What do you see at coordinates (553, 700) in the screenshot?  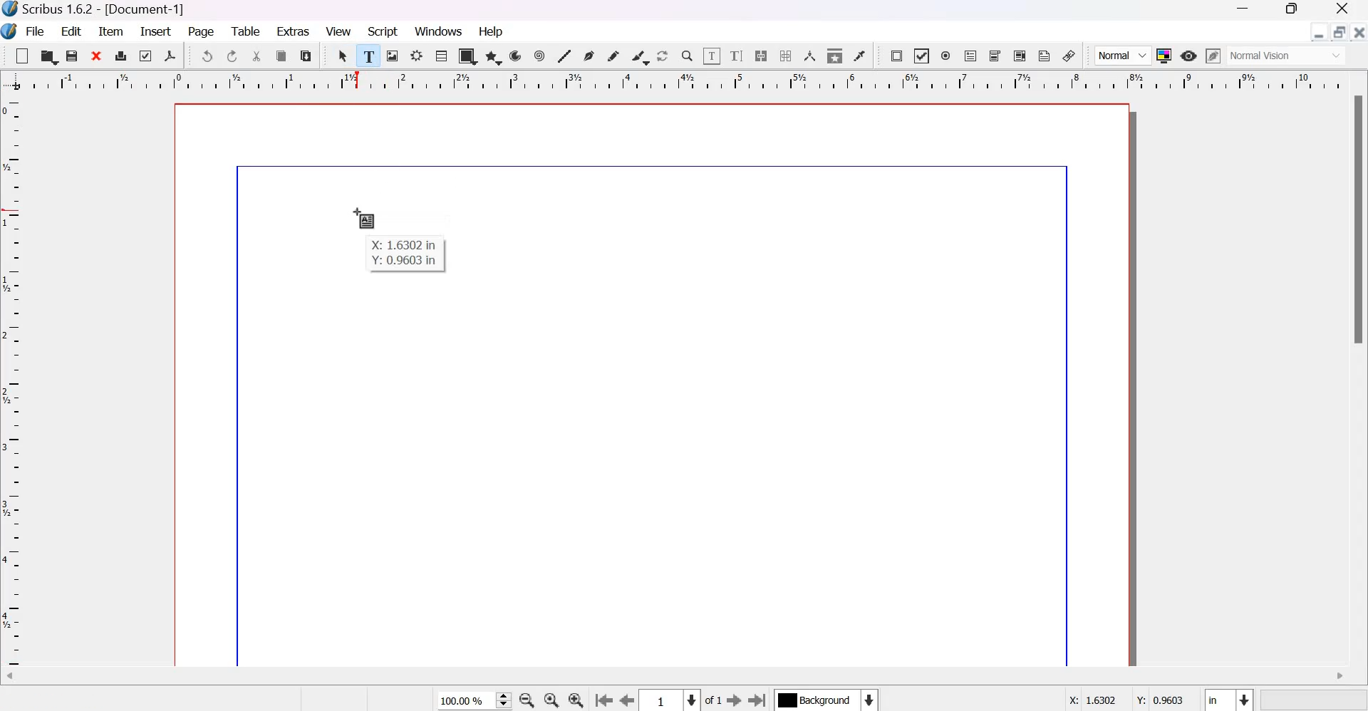 I see `zoom to 100%` at bounding box center [553, 700].